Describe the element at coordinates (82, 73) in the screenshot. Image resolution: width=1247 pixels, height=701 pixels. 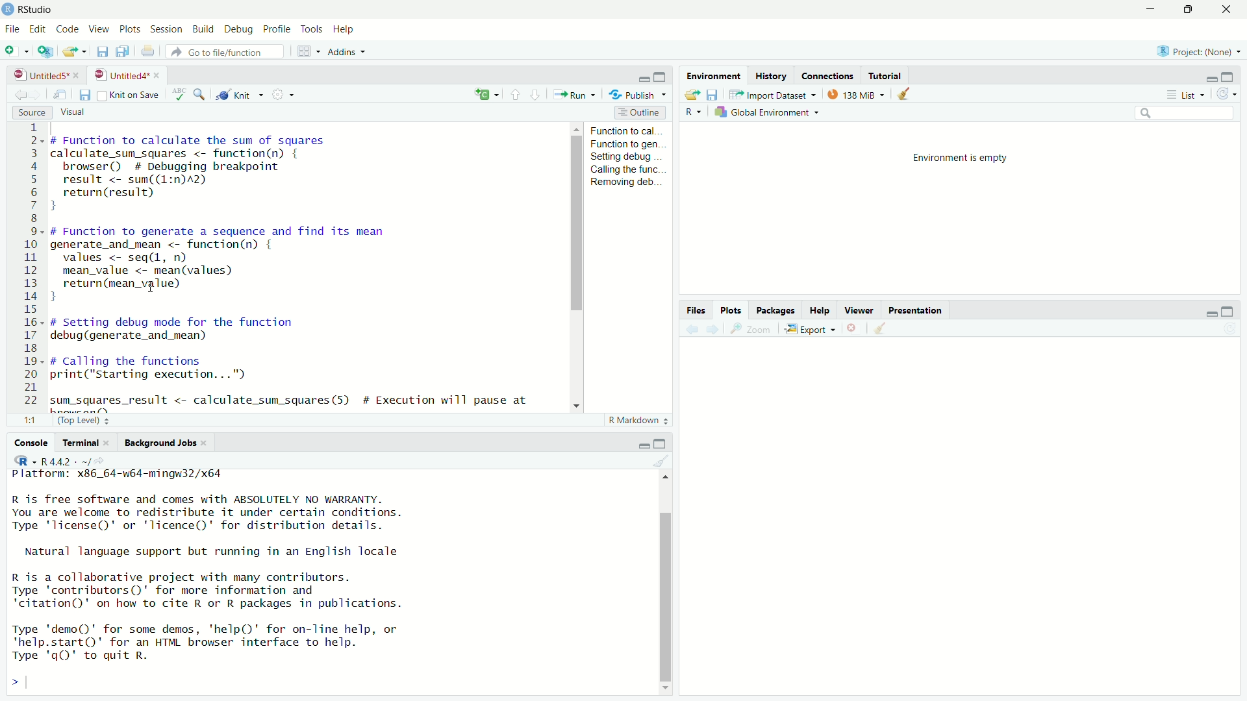
I see `close` at that location.